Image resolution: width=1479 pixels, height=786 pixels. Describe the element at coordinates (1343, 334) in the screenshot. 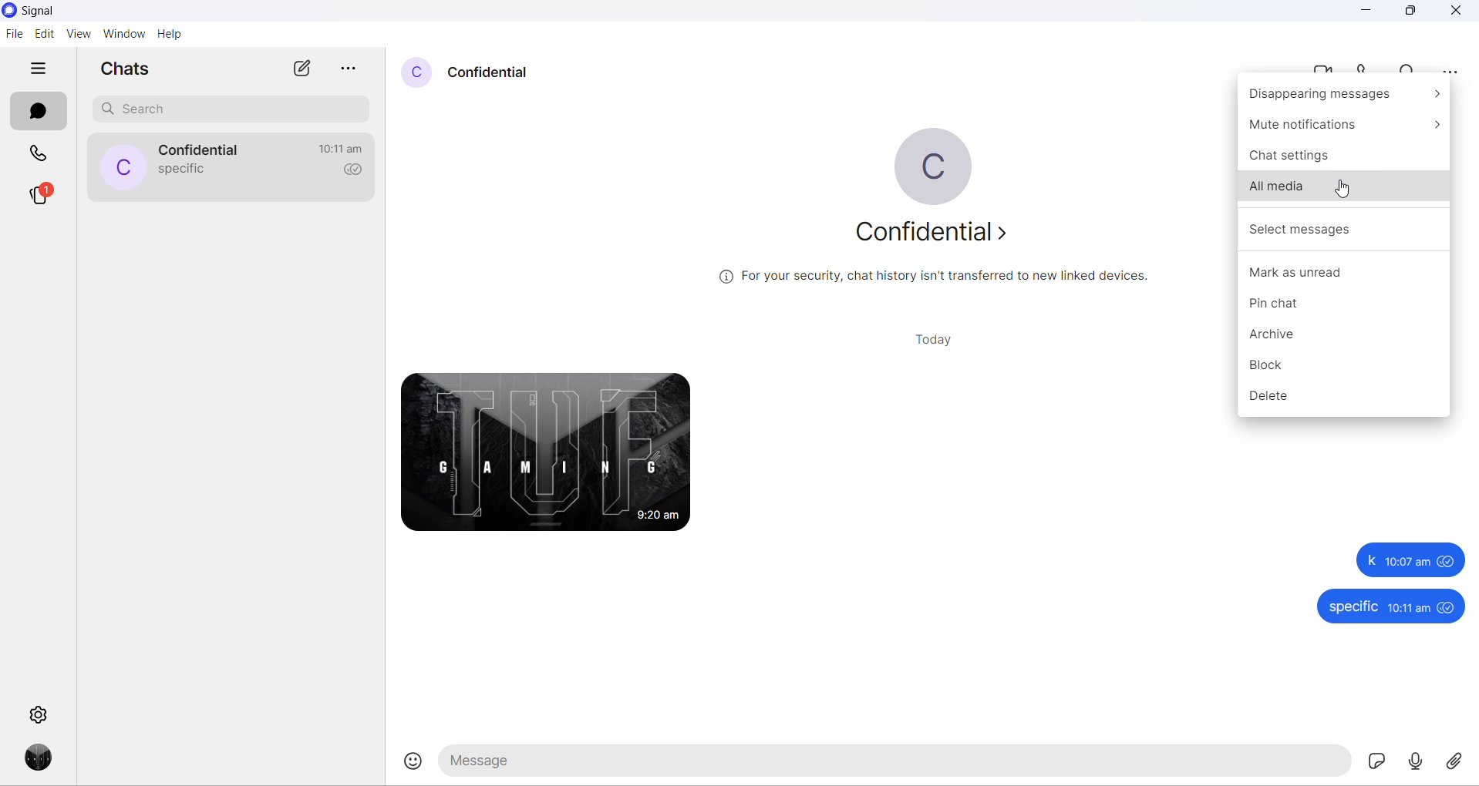

I see `archive` at that location.